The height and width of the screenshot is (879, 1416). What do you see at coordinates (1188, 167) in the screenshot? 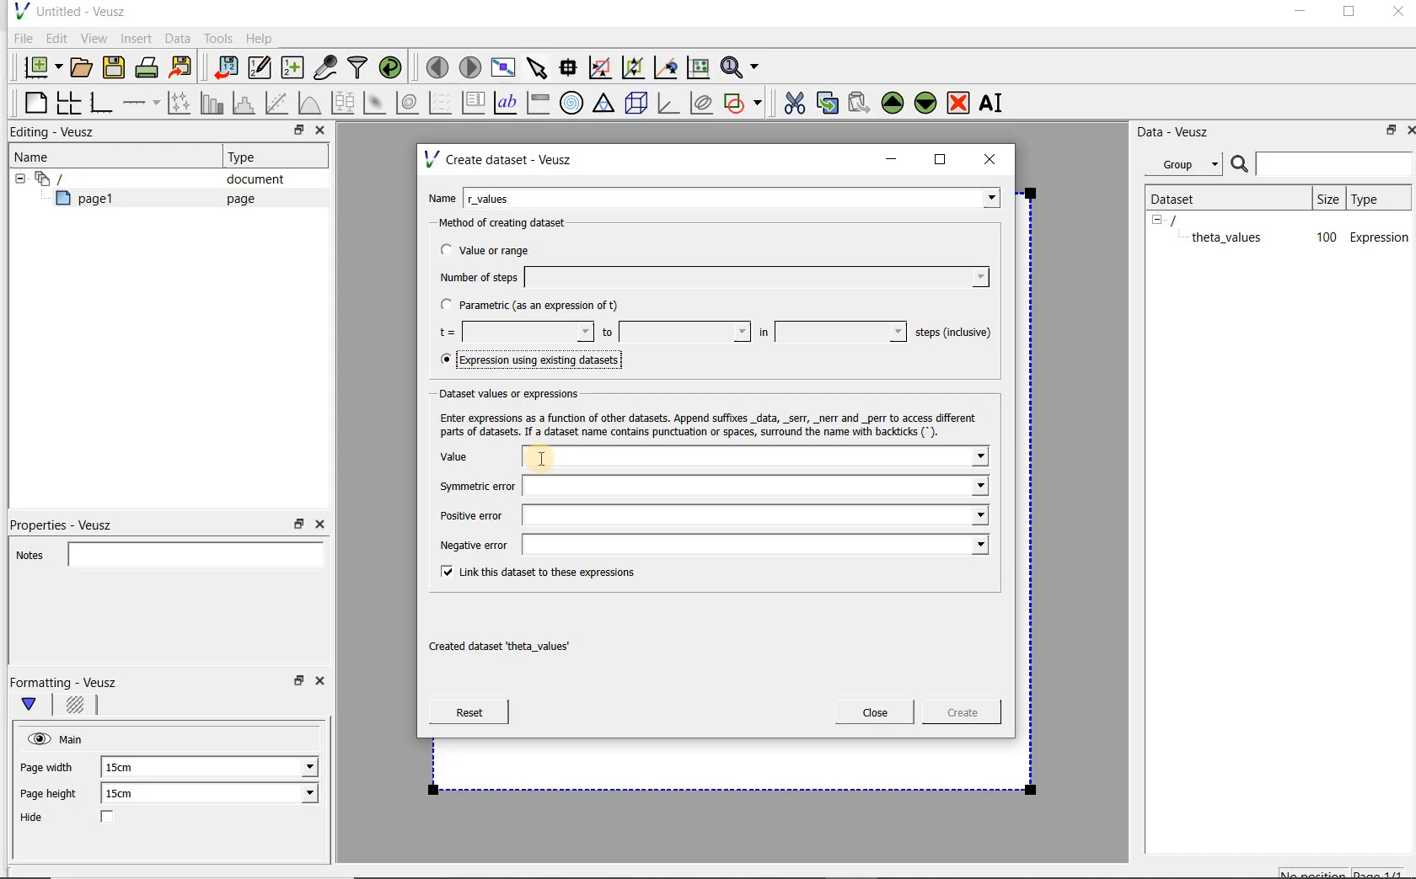
I see `Group` at bounding box center [1188, 167].